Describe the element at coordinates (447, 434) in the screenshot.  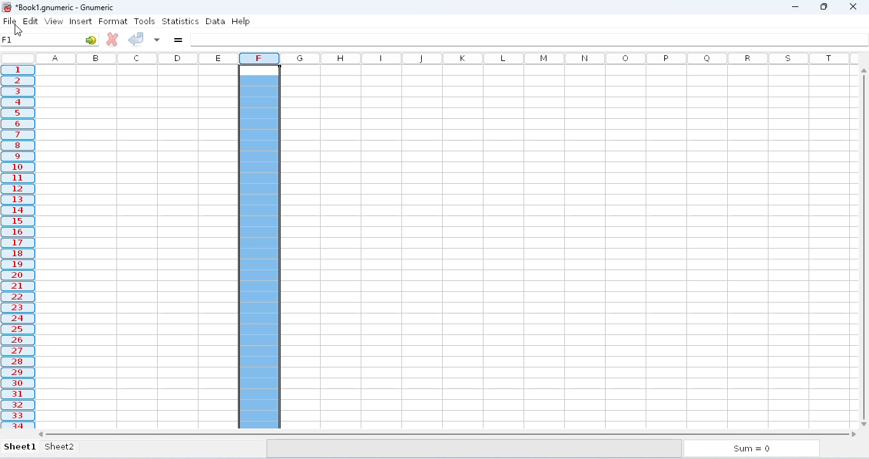
I see `horizontal scroll bar` at that location.